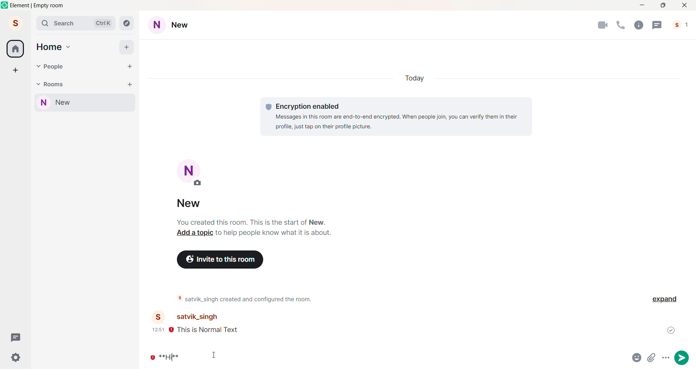 The image size is (696, 369). What do you see at coordinates (16, 70) in the screenshot?
I see `Create a Space` at bounding box center [16, 70].